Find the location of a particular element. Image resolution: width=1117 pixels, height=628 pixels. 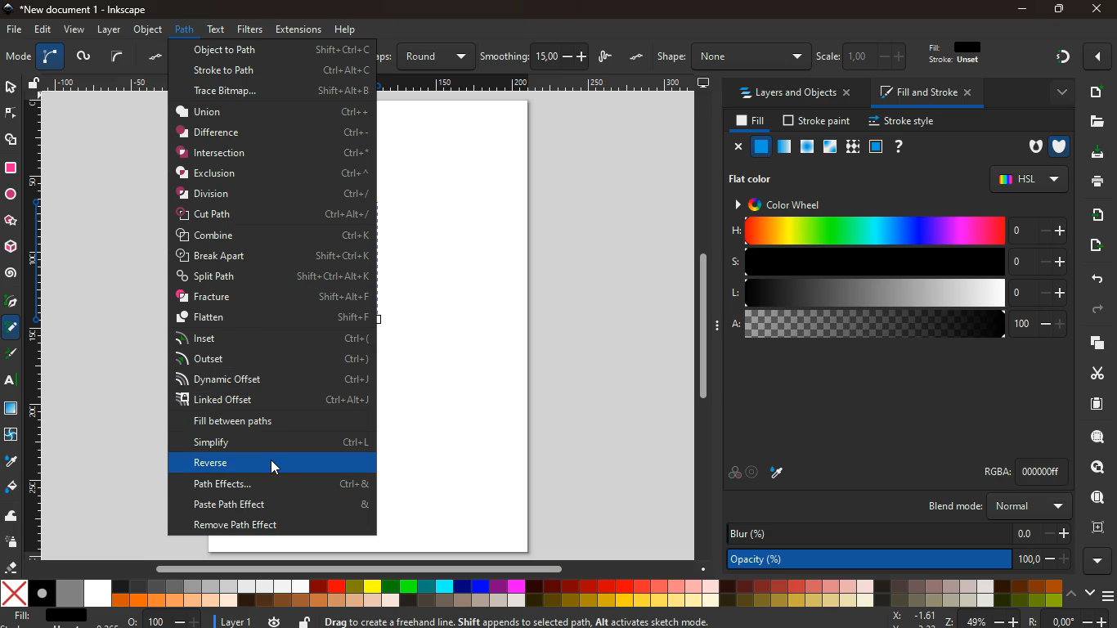

a is located at coordinates (899, 326).